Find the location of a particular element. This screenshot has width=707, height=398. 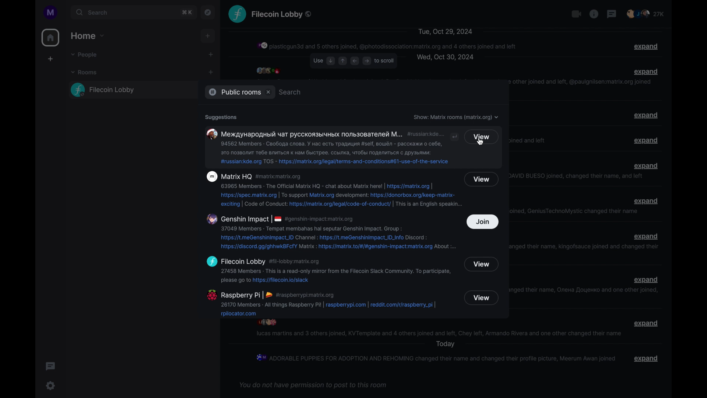

show: matrix rooms (matrix.org) dropdown menu is located at coordinates (456, 118).